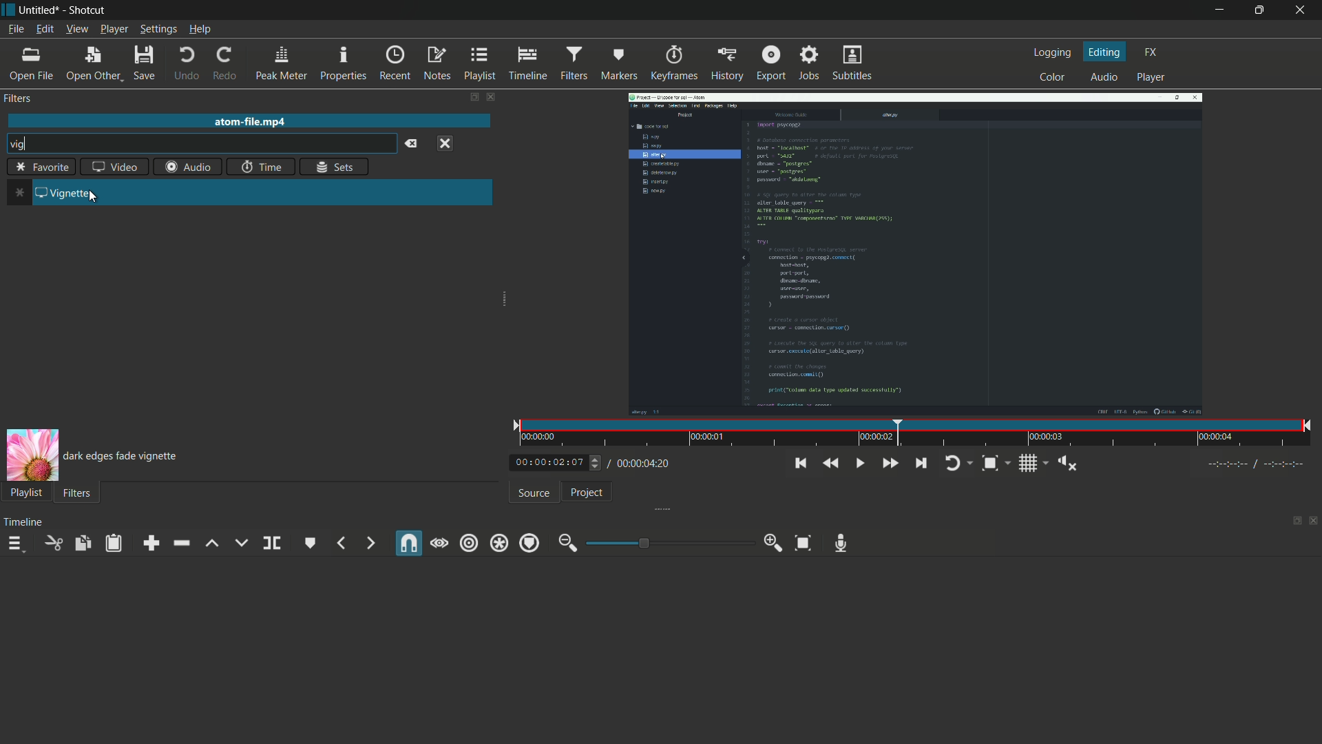 This screenshot has width=1322, height=744. I want to click on cut, so click(53, 543).